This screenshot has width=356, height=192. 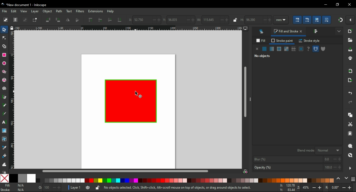 I want to click on zoom in/zoom out, so click(x=298, y=188).